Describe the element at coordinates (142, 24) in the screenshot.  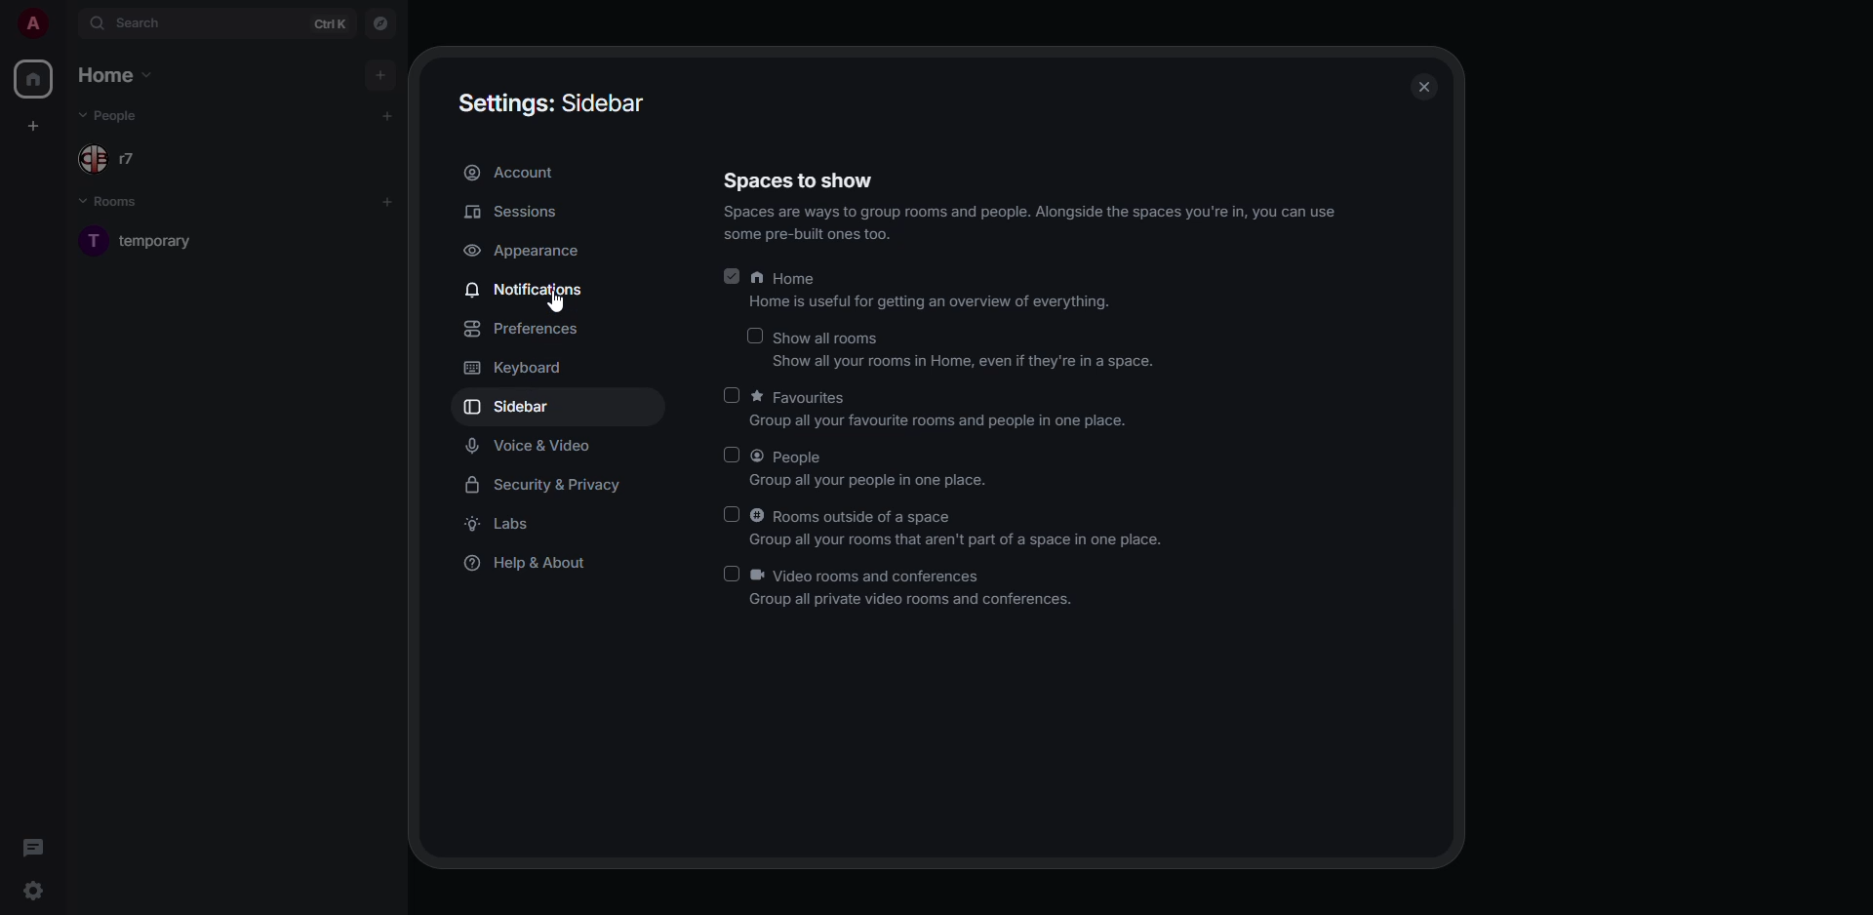
I see `search` at that location.